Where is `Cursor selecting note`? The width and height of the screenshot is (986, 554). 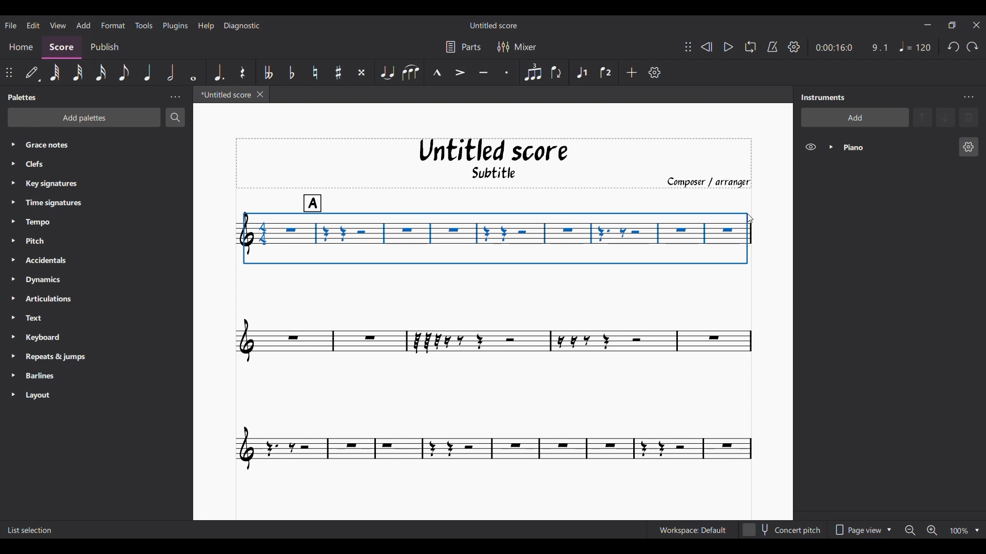 Cursor selecting note is located at coordinates (492, 238).